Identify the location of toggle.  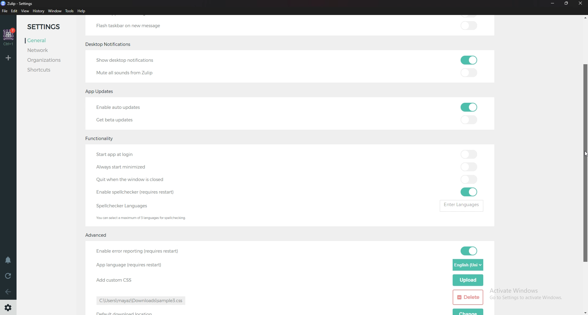
(470, 192).